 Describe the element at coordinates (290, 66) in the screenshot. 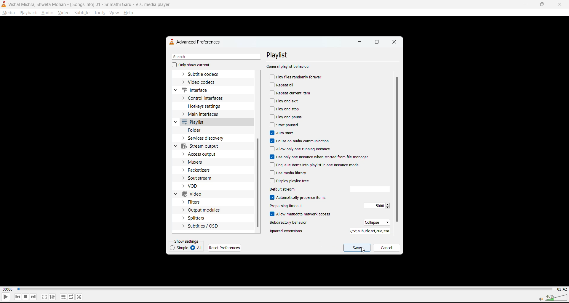

I see `general playlist behaviour` at that location.